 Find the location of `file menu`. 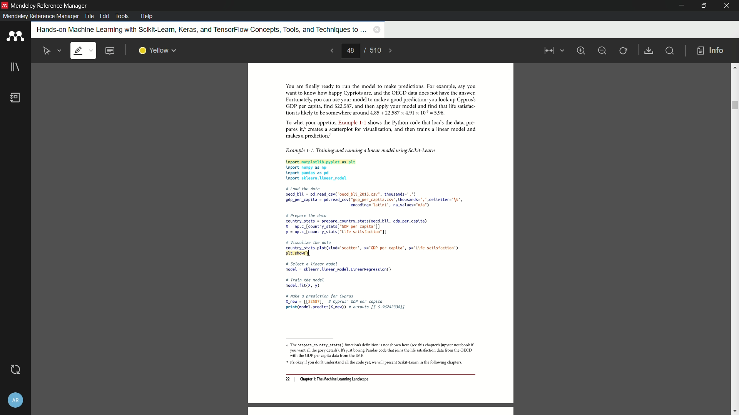

file menu is located at coordinates (89, 16).